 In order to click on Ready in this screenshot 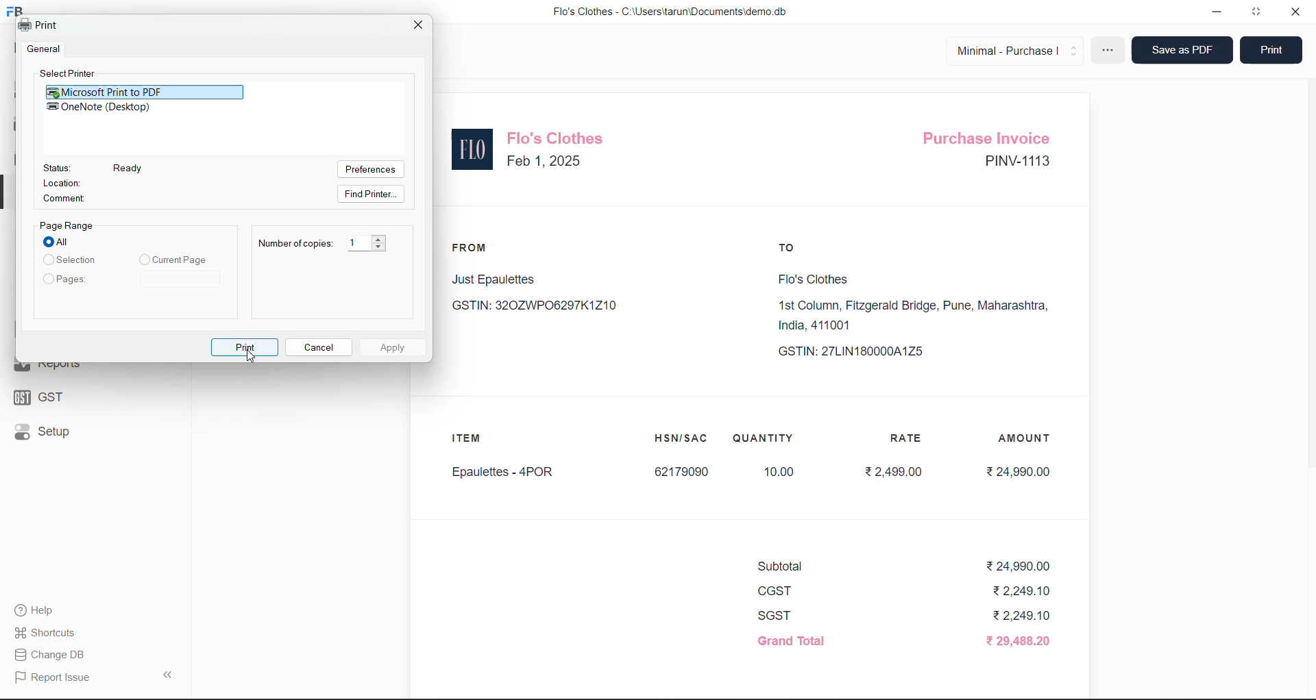, I will do `click(127, 168)`.